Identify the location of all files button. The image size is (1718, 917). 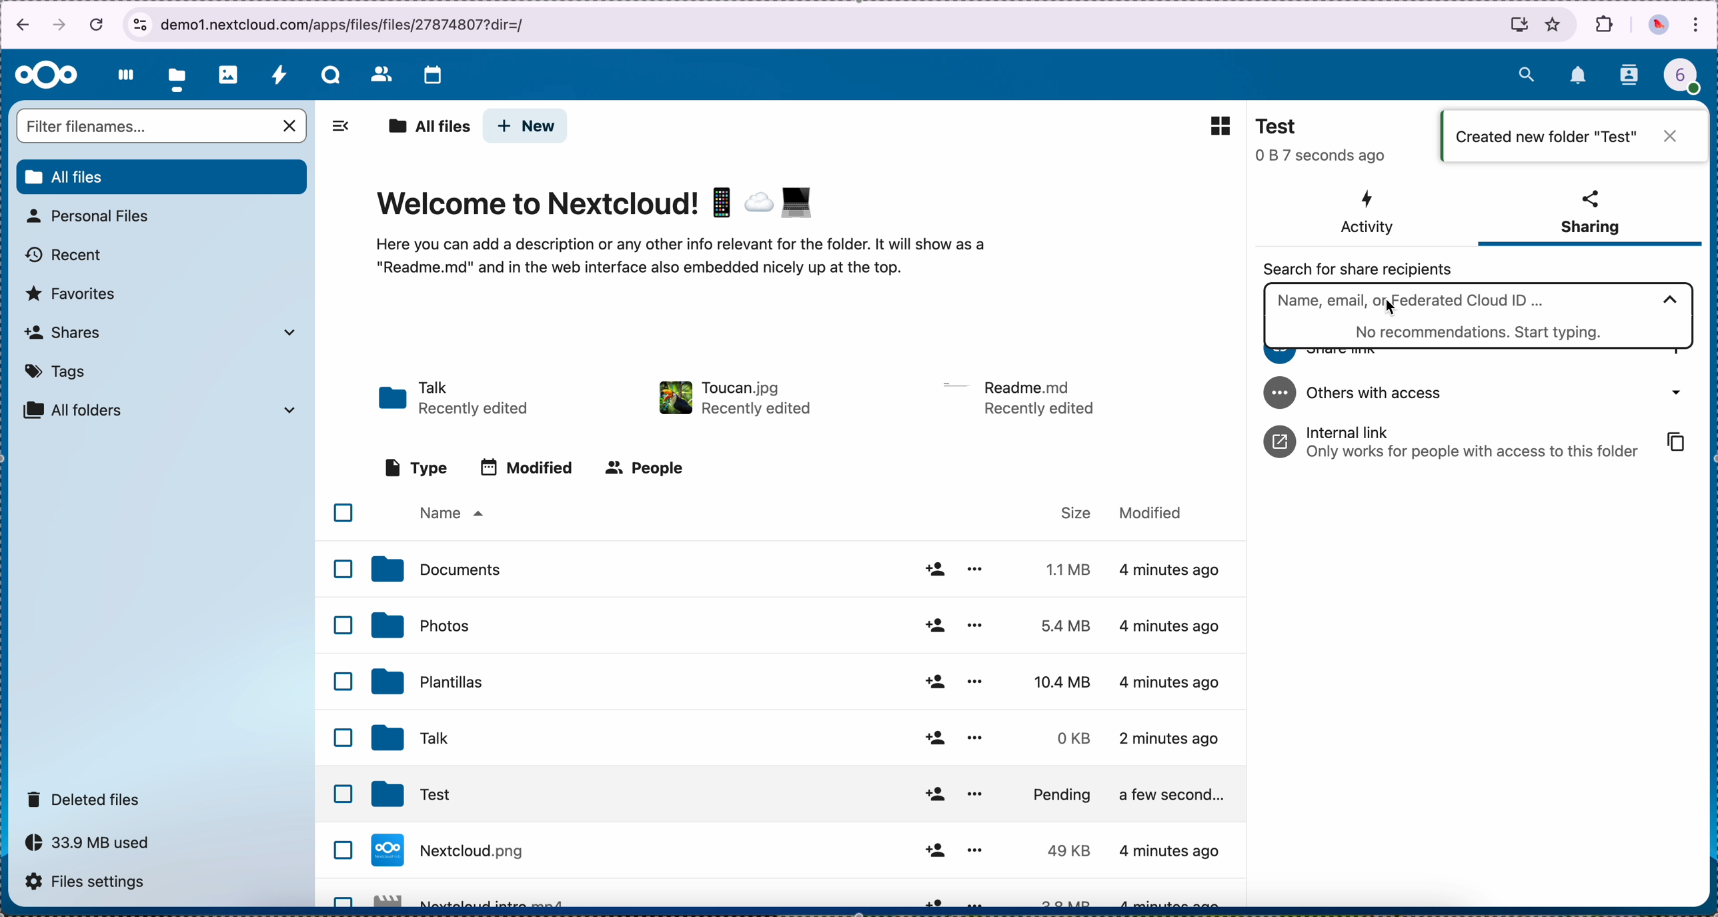
(163, 177).